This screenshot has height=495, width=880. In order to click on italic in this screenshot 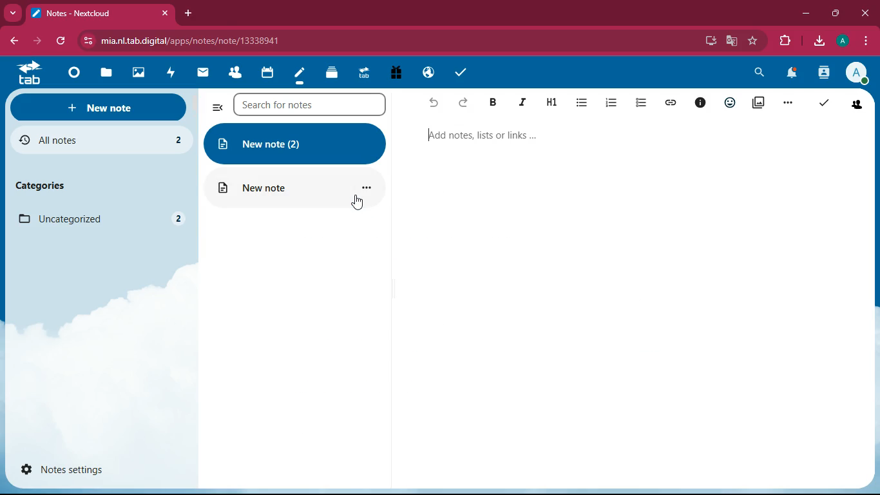, I will do `click(524, 102)`.